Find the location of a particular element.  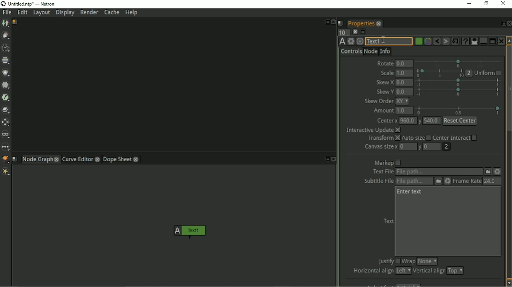

selection bar is located at coordinates (458, 82).